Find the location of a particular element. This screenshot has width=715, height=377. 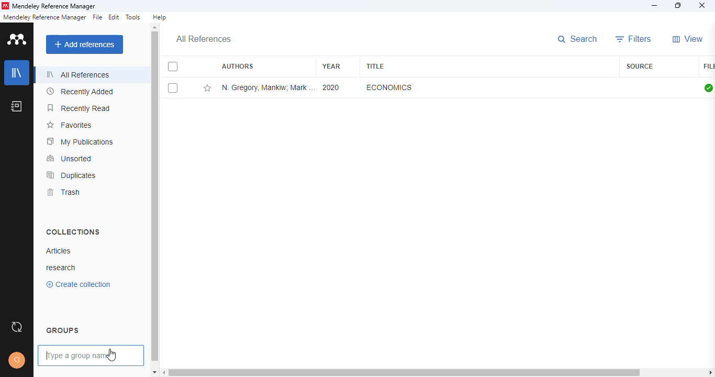

file is located at coordinates (707, 66).